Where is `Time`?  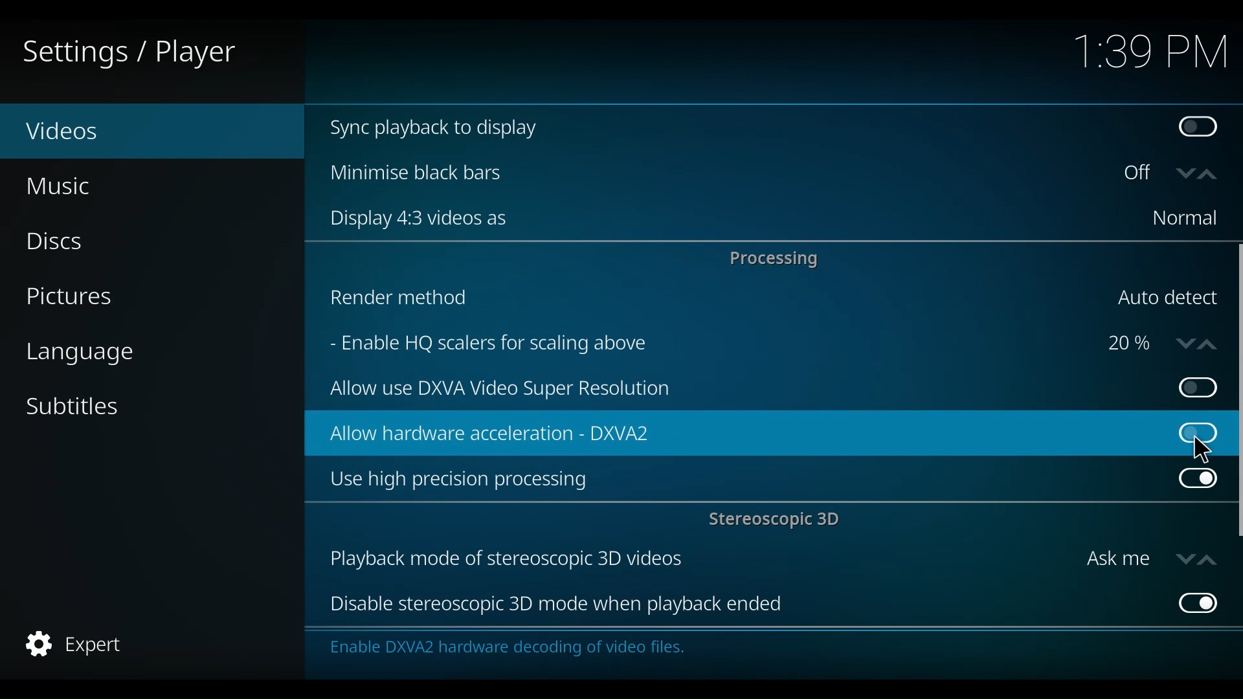 Time is located at coordinates (1150, 54).